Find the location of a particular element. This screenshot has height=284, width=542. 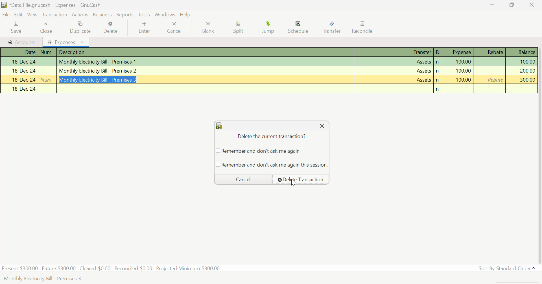

Monthly Electricity Bill - Premises 1 is located at coordinates (269, 62).